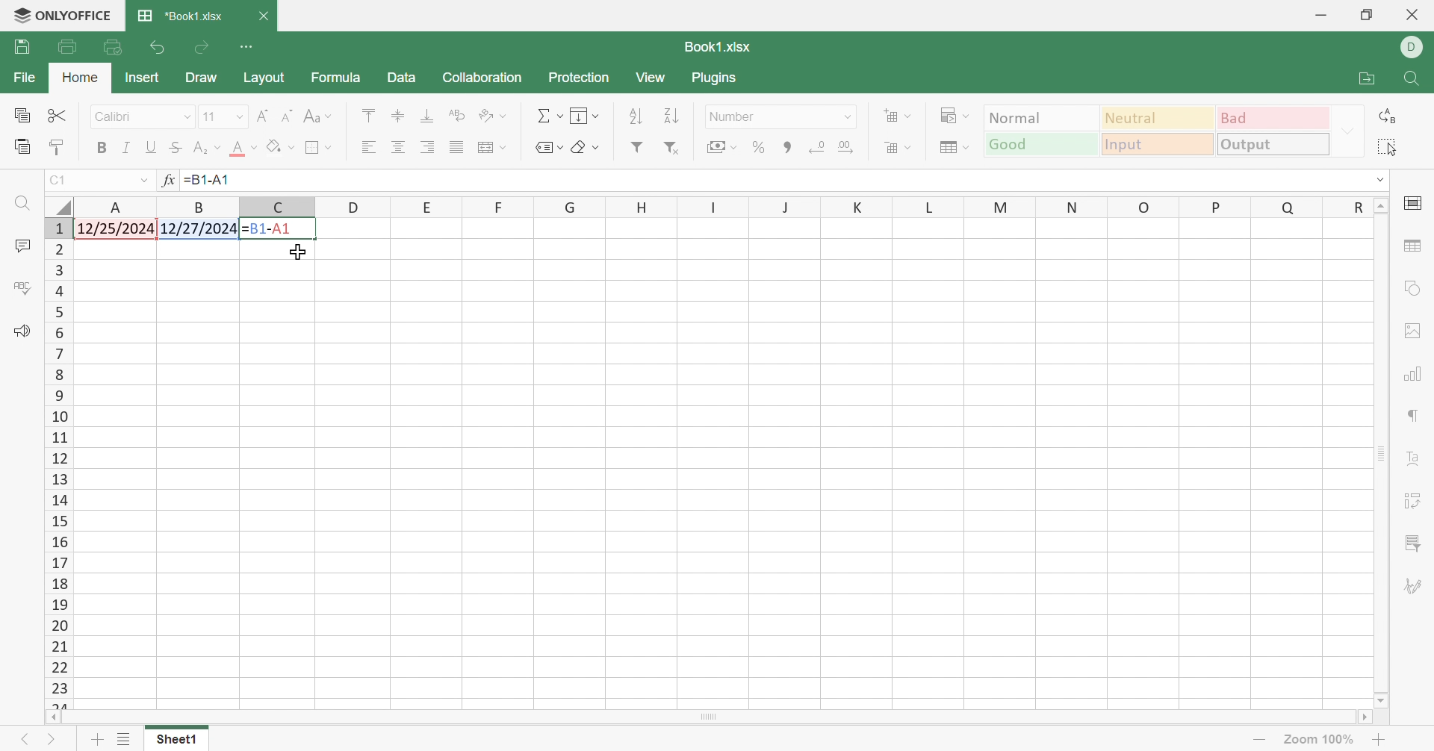  What do you see at coordinates (21, 245) in the screenshot?
I see `Comments` at bounding box center [21, 245].